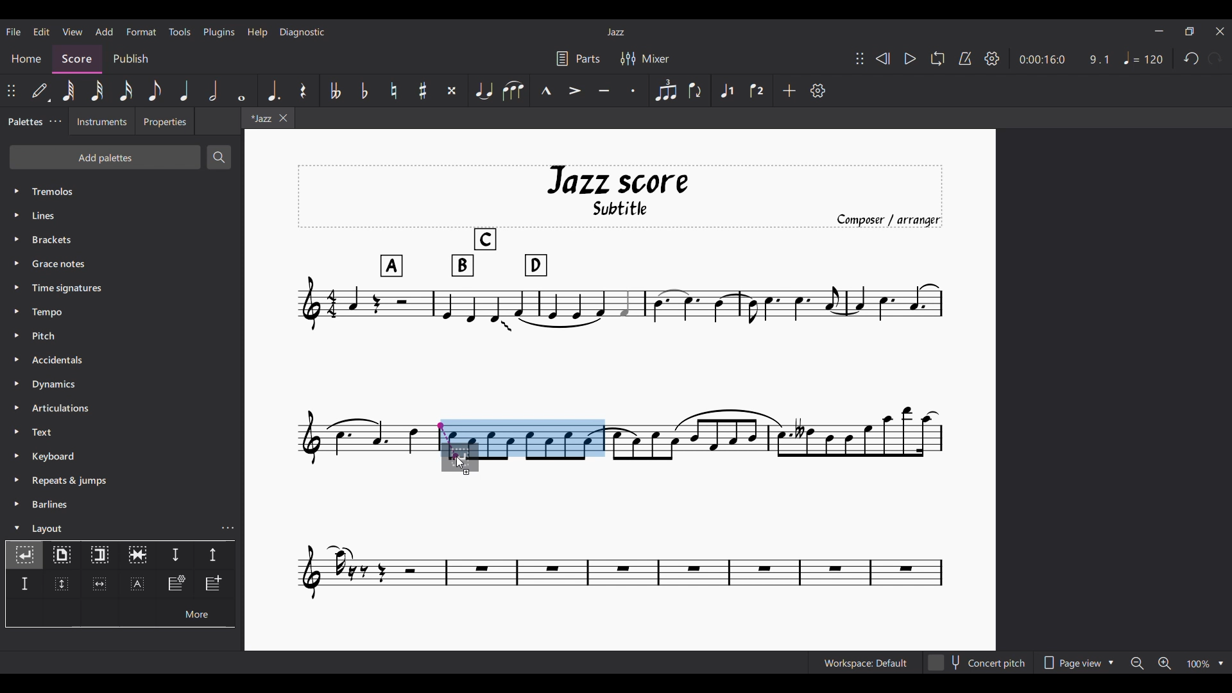  What do you see at coordinates (334, 90) in the screenshot?
I see `Toggle double flat` at bounding box center [334, 90].